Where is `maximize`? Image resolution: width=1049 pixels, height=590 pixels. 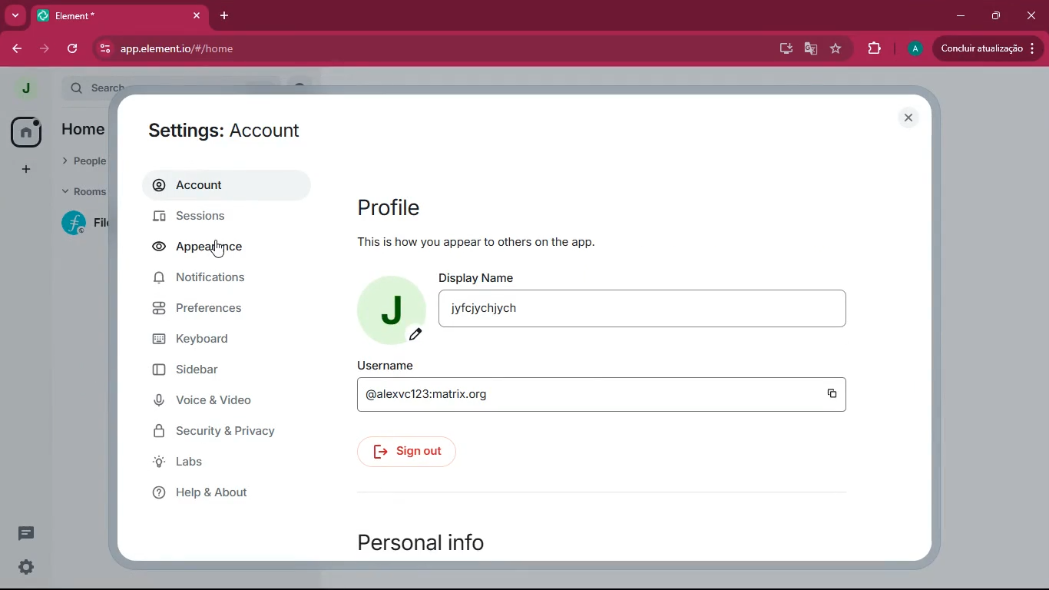 maximize is located at coordinates (998, 15).